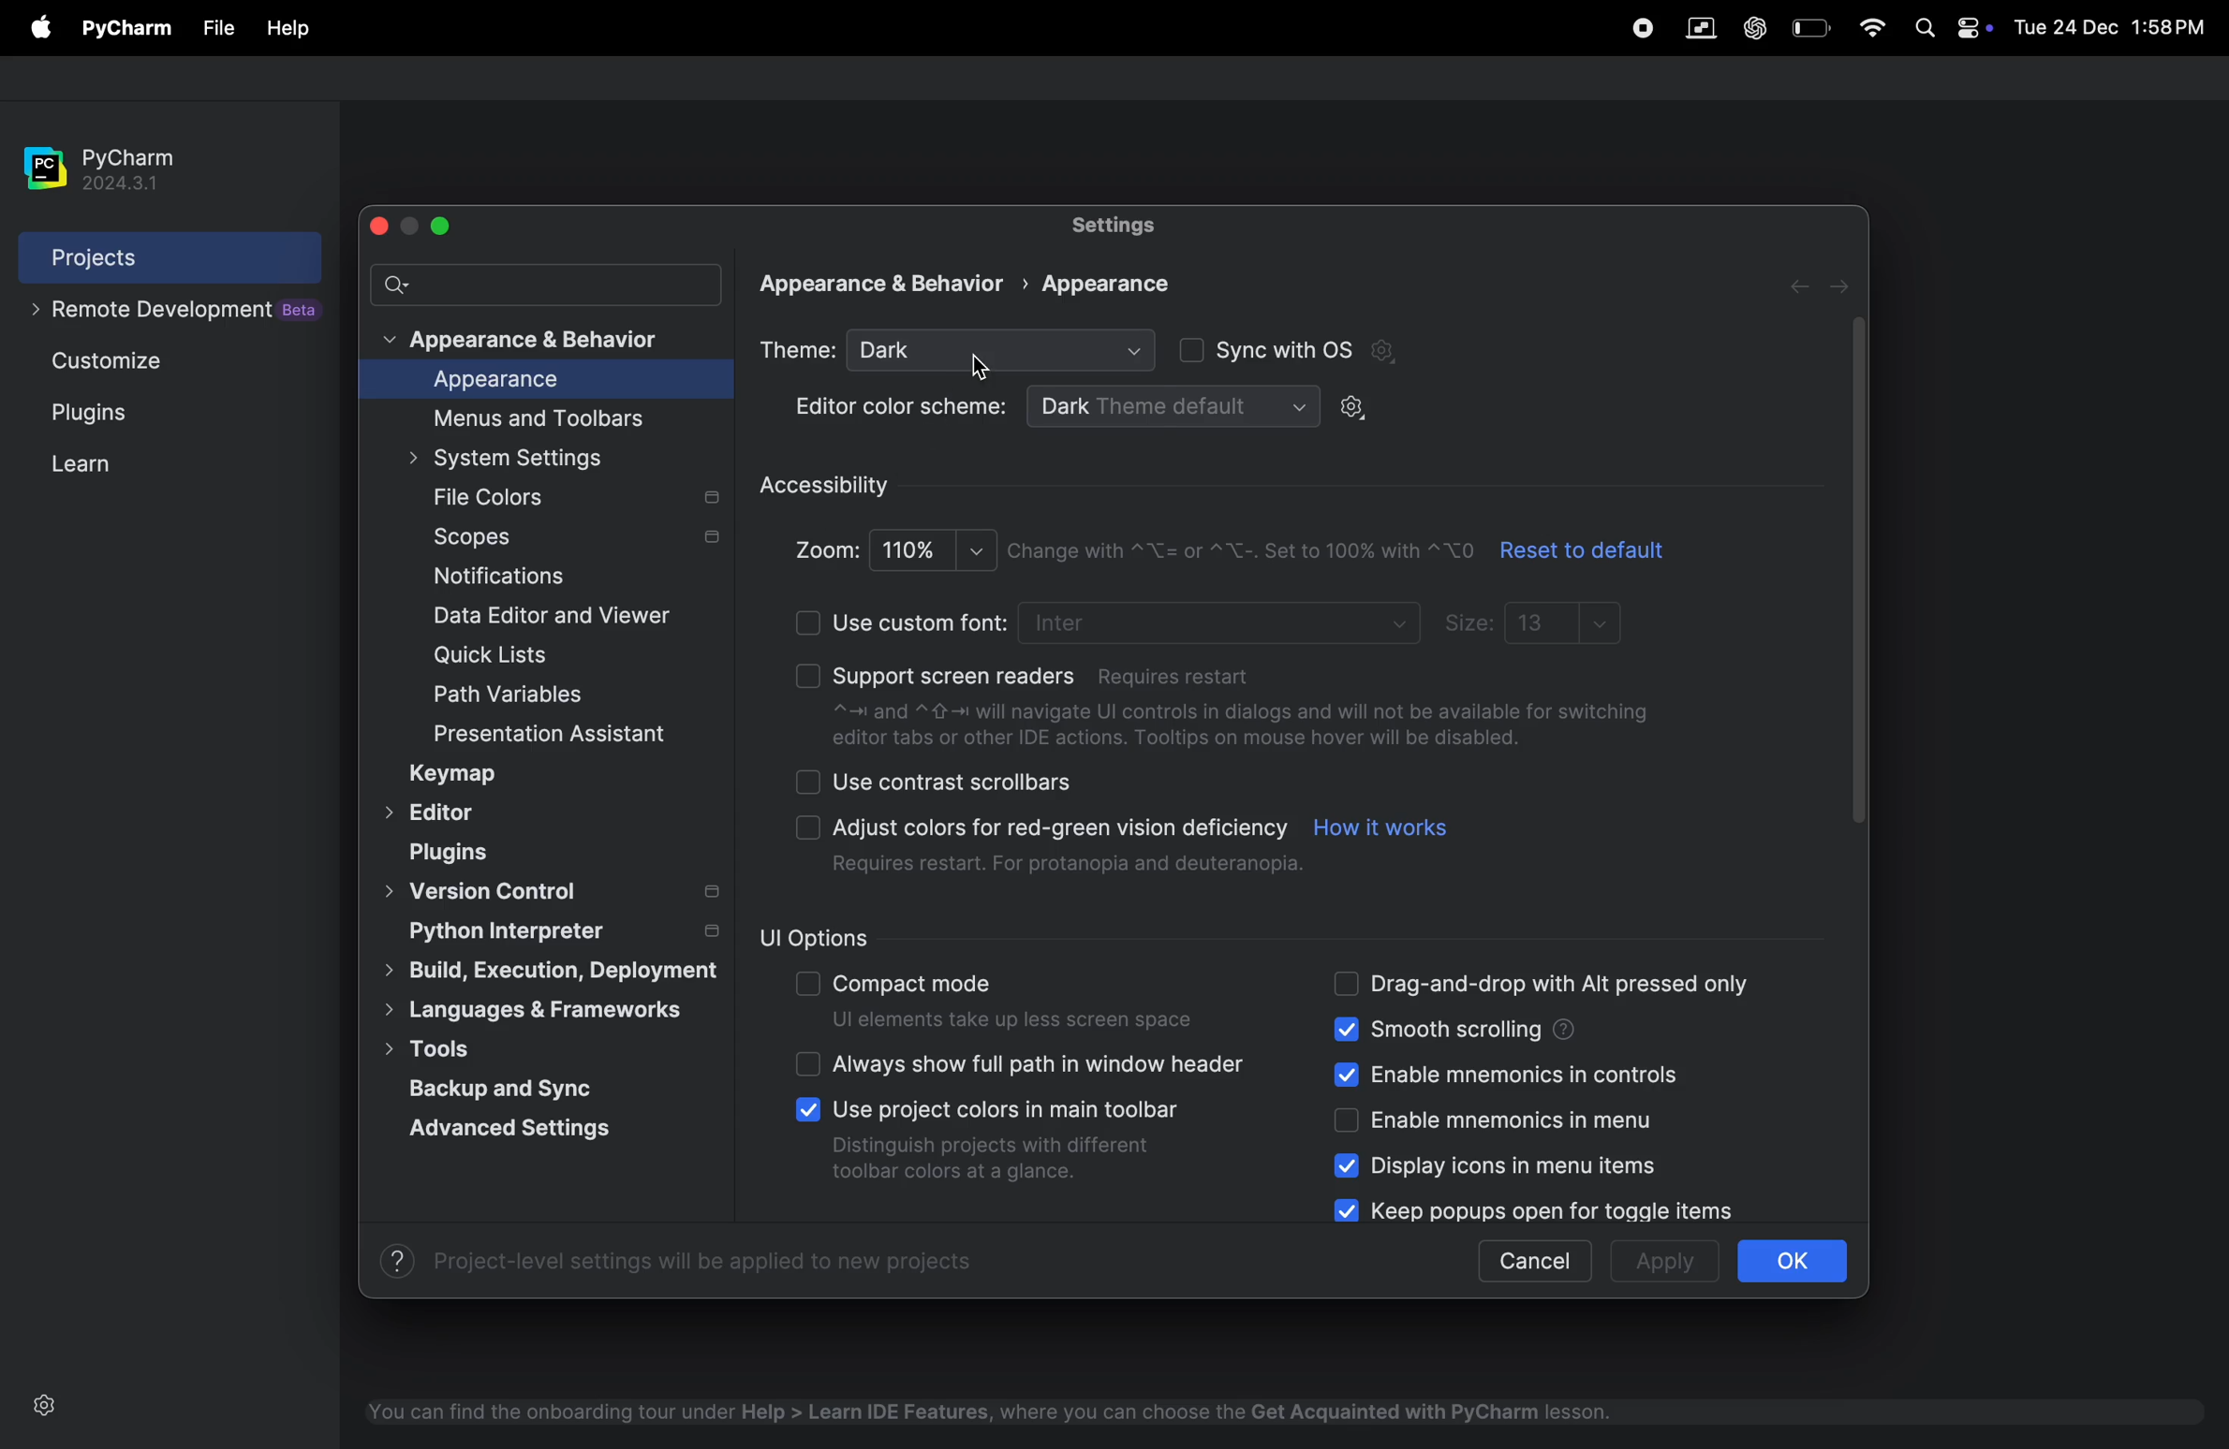 The width and height of the screenshot is (2229, 1449). I want to click on wifi, so click(1871, 31).